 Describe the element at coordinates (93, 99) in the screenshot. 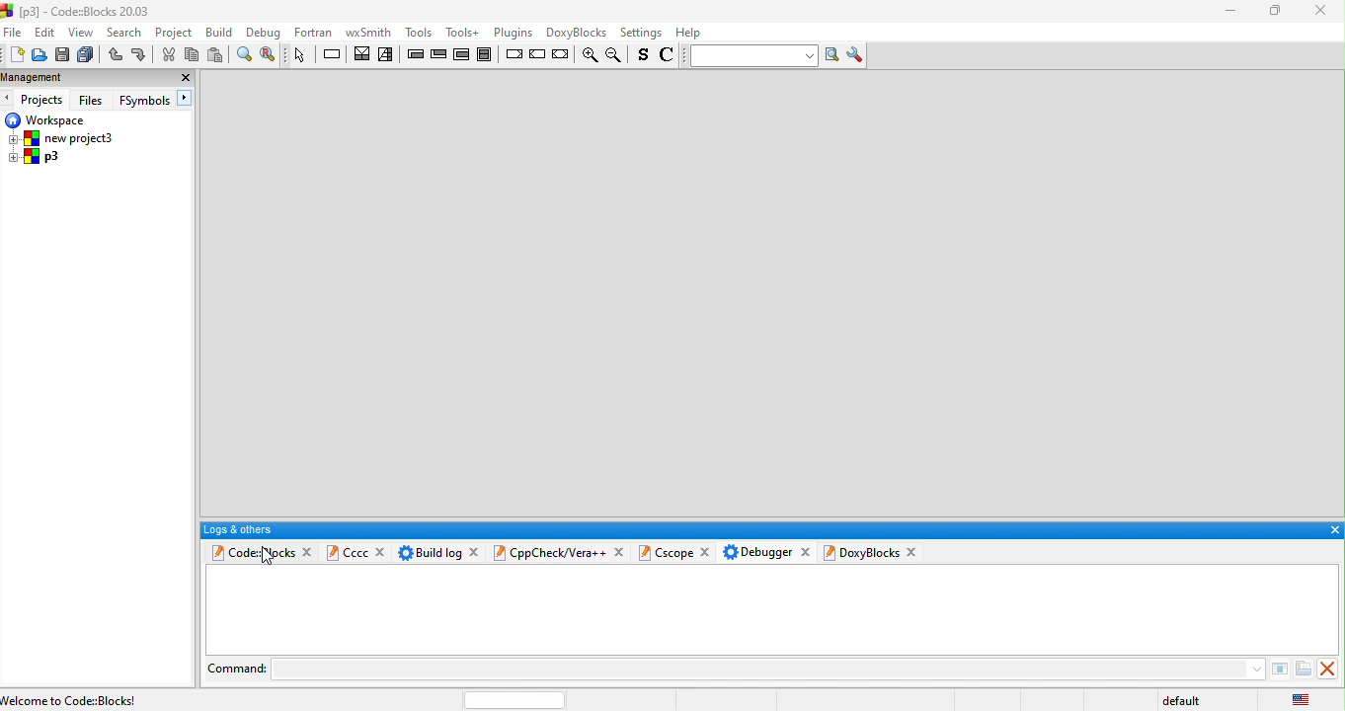

I see `files` at that location.